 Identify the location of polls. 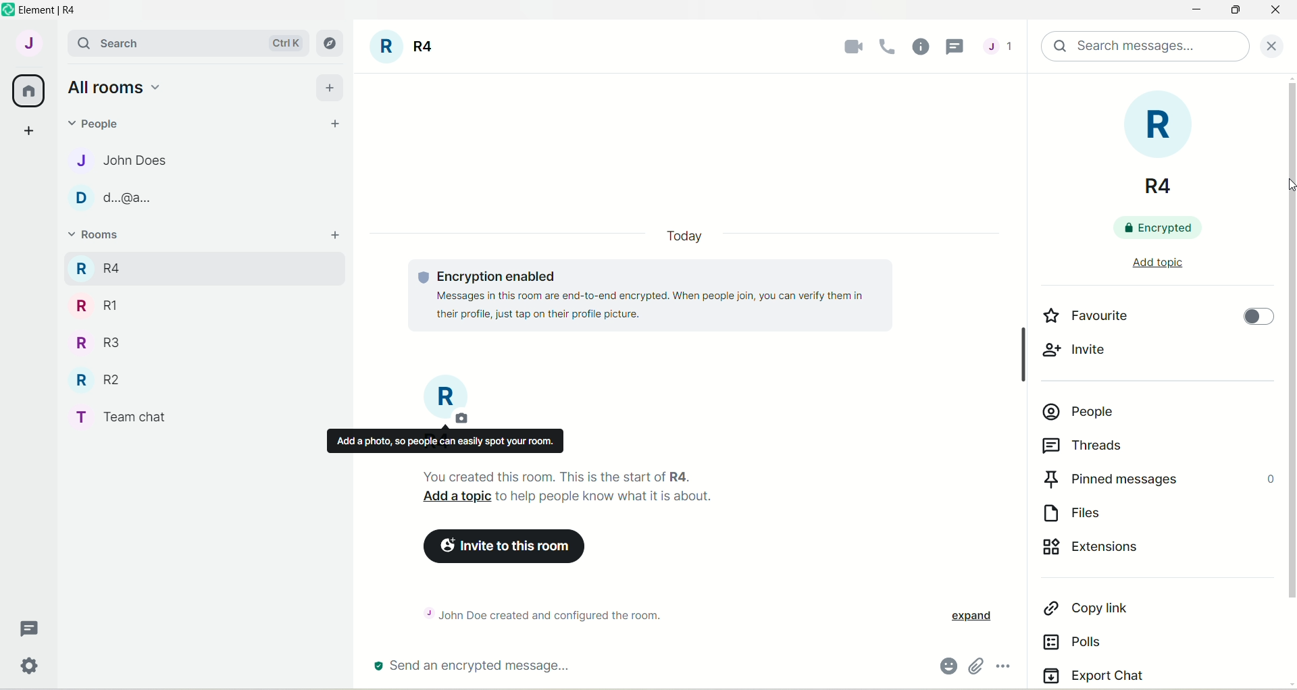
(1075, 642).